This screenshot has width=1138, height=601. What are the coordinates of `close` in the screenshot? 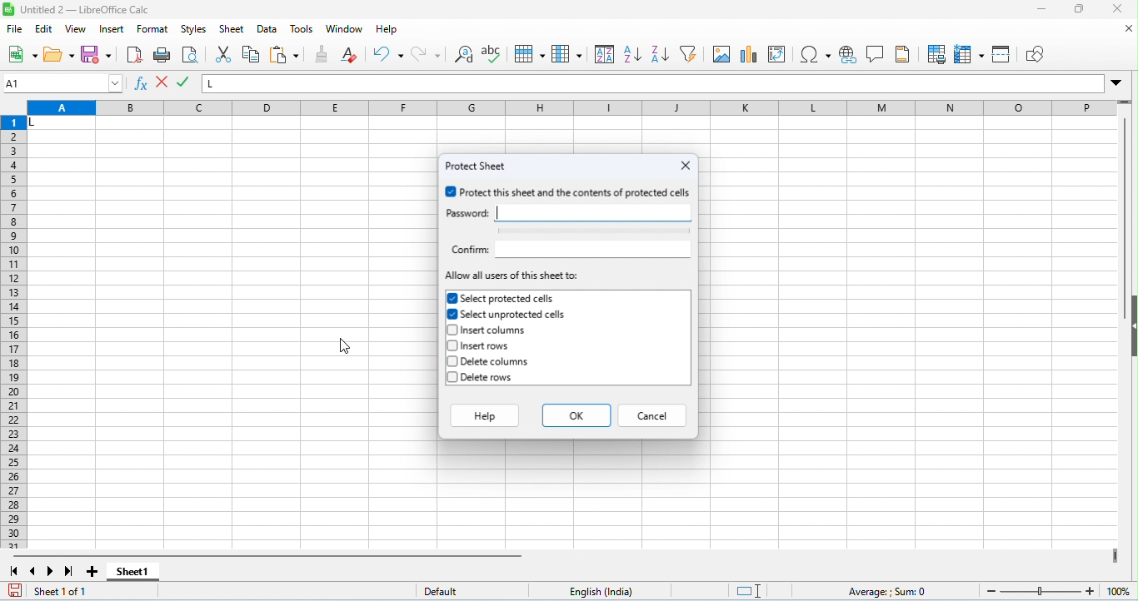 It's located at (686, 165).